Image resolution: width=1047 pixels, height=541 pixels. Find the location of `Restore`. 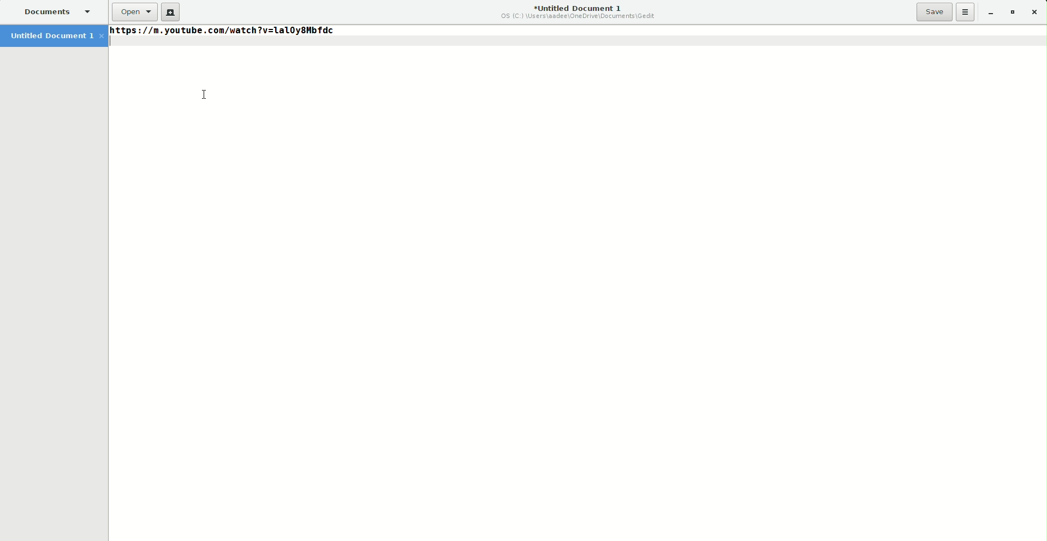

Restore is located at coordinates (1010, 11).